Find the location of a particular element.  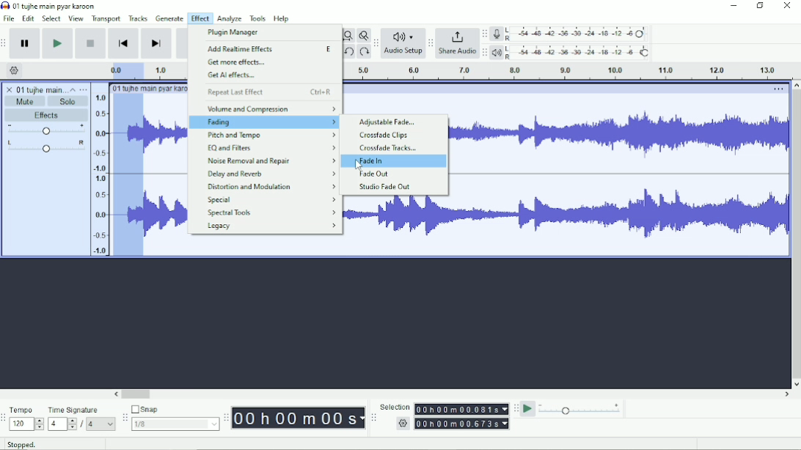

01 tujhe main is located at coordinates (41, 90).